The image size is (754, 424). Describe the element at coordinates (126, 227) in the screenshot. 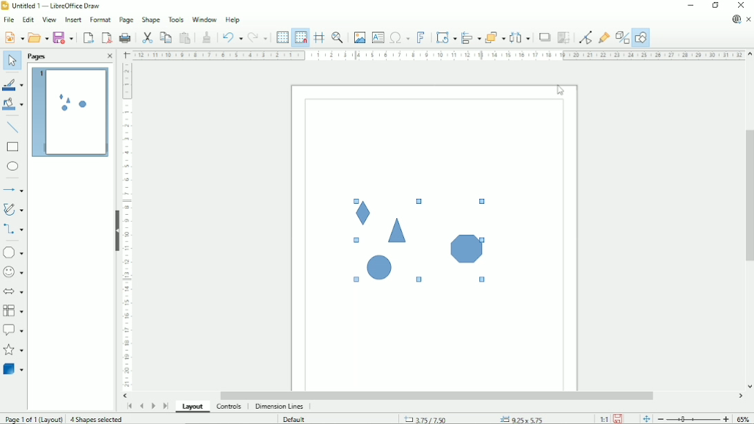

I see `Vertical scale` at that location.